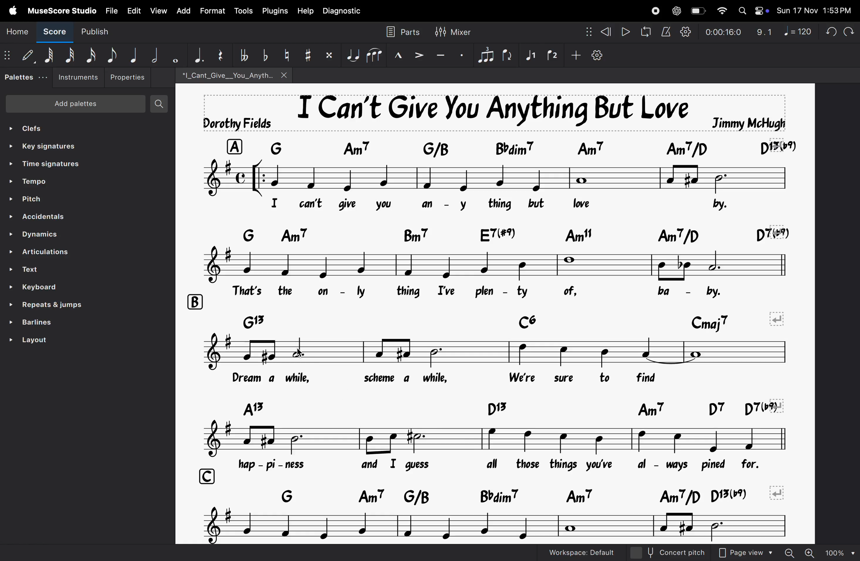 The width and height of the screenshot is (860, 561). I want to click on key signatures, so click(46, 145).